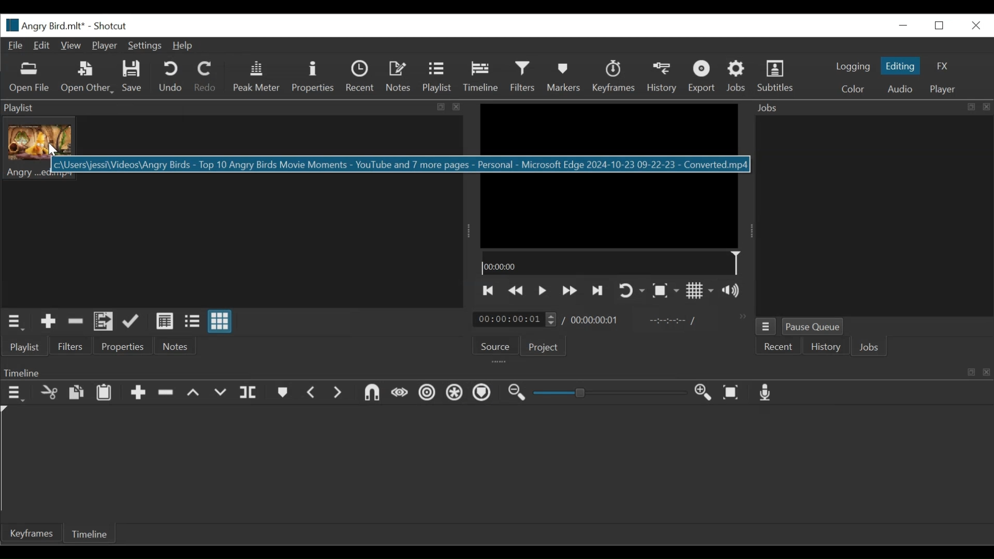 The height and width of the screenshot is (559, 994). What do you see at coordinates (400, 78) in the screenshot?
I see `Notes` at bounding box center [400, 78].